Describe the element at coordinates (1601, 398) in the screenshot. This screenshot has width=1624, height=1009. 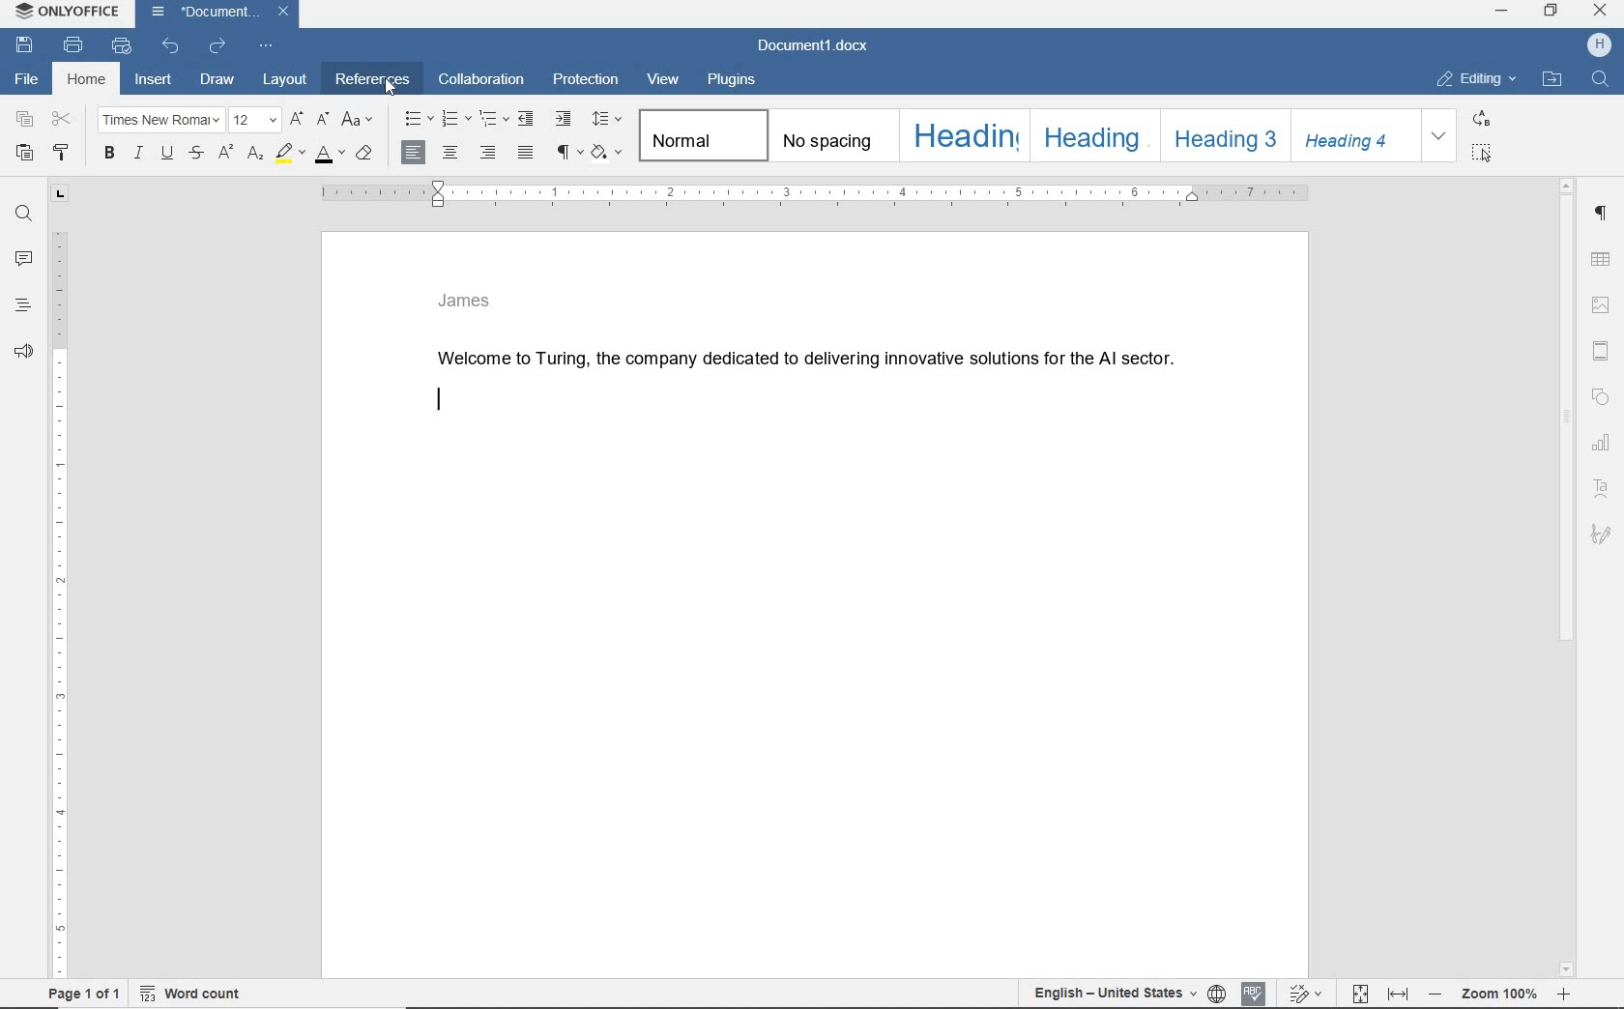
I see `shape` at that location.